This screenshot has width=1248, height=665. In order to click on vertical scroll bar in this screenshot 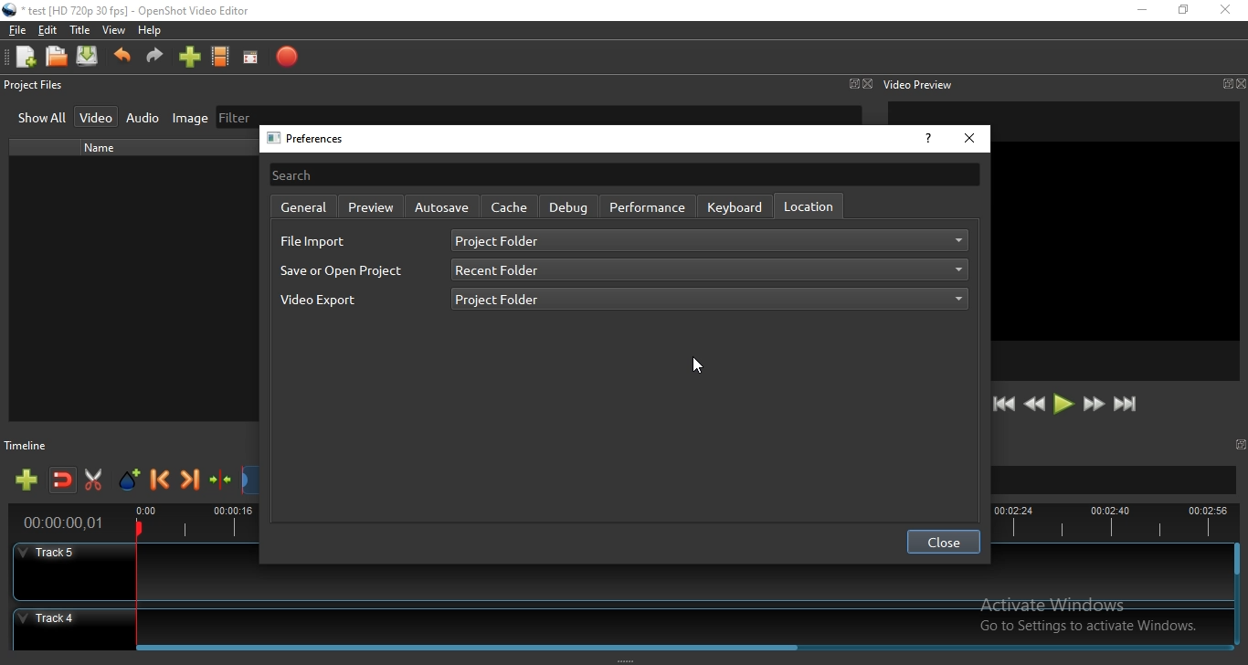, I will do `click(1237, 562)`.